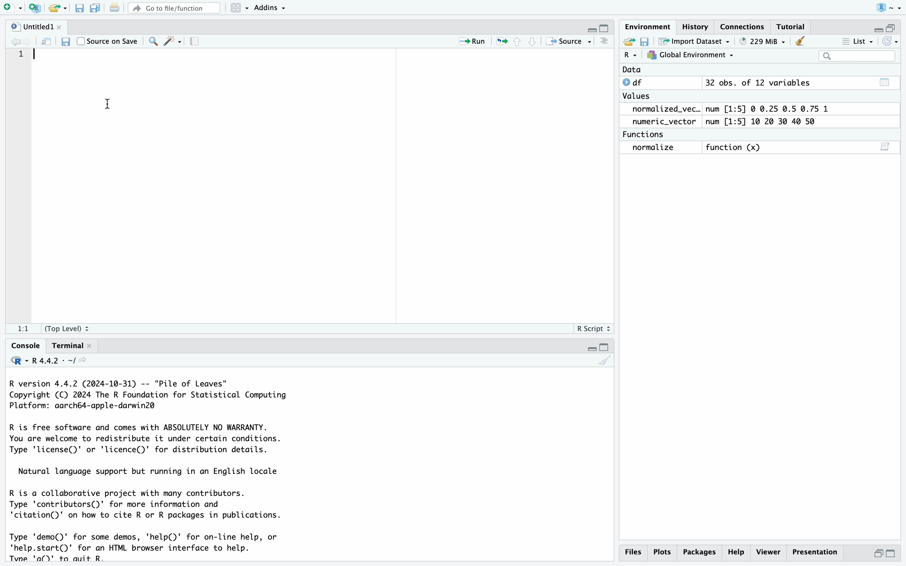 The height and width of the screenshot is (566, 906). I want to click on new file, so click(11, 8).